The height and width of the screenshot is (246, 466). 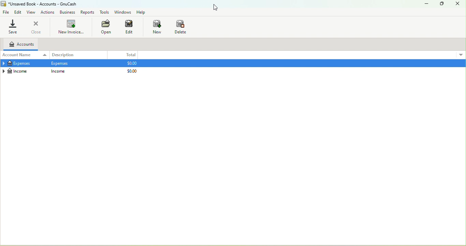 I want to click on Open, so click(x=105, y=27).